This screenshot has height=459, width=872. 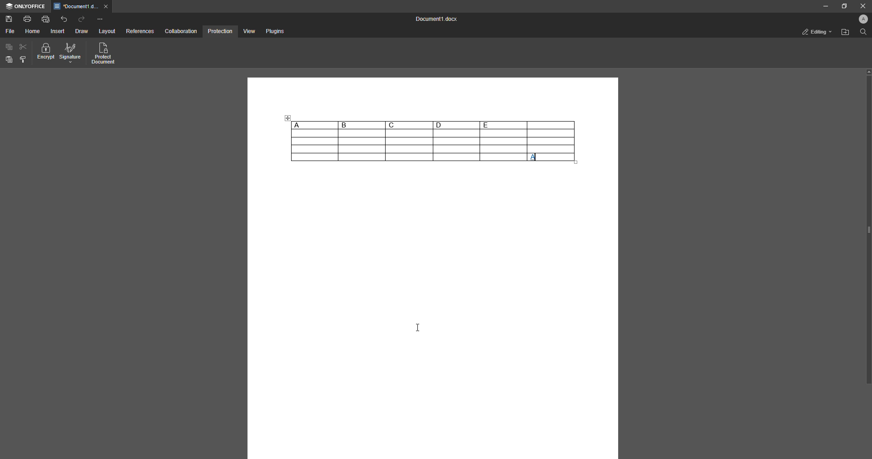 I want to click on Options, so click(x=100, y=19).